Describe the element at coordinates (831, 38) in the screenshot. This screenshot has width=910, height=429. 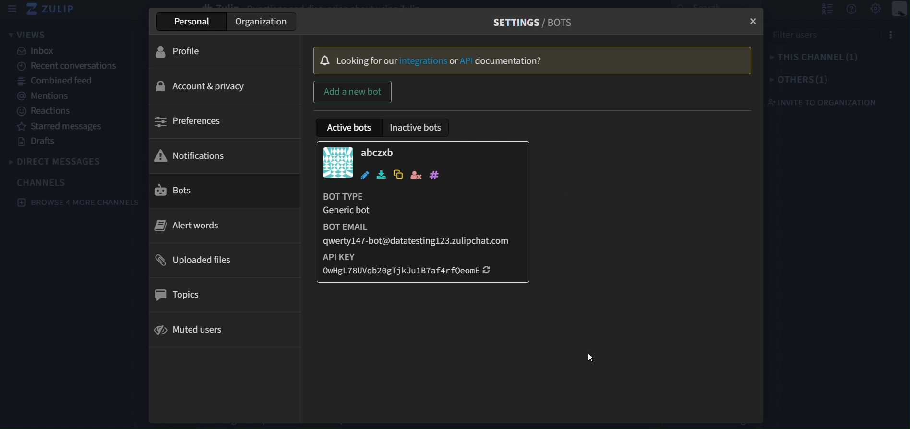
I see `filter users` at that location.